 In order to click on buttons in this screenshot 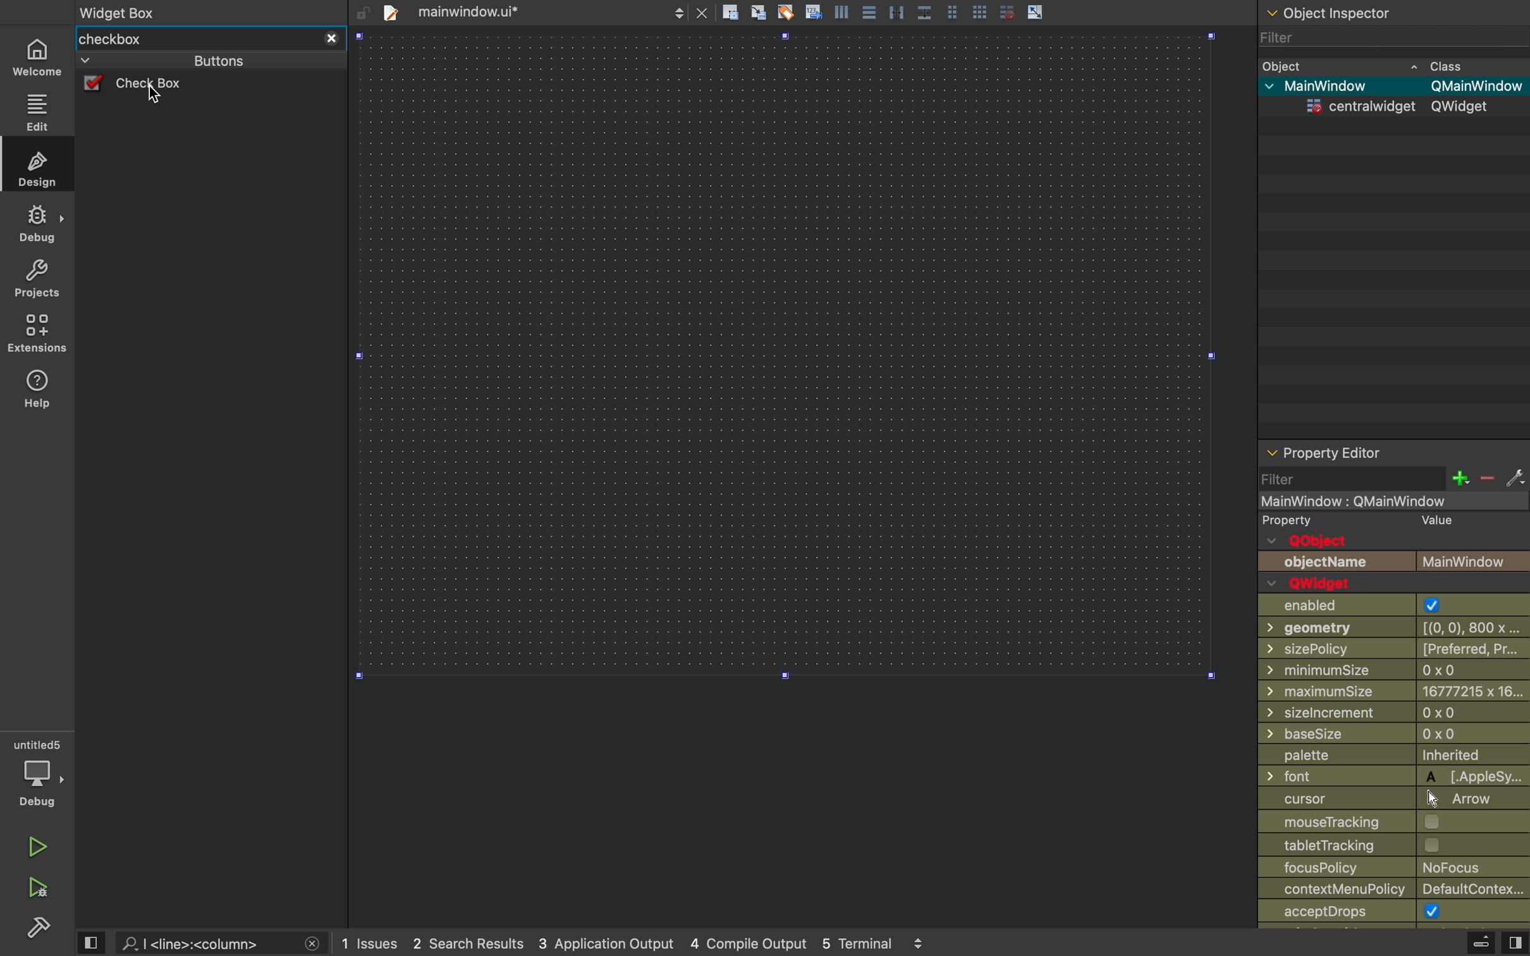, I will do `click(193, 61)`.